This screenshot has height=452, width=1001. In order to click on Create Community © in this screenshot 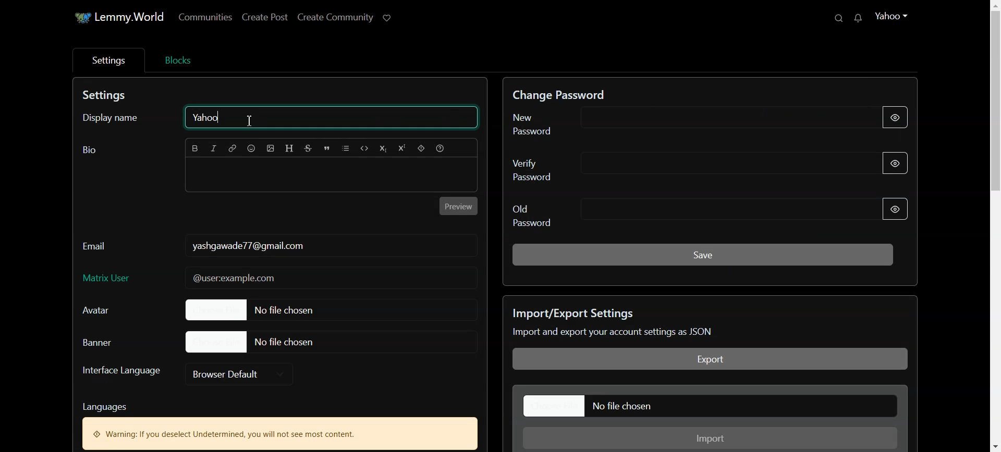, I will do `click(346, 15)`.